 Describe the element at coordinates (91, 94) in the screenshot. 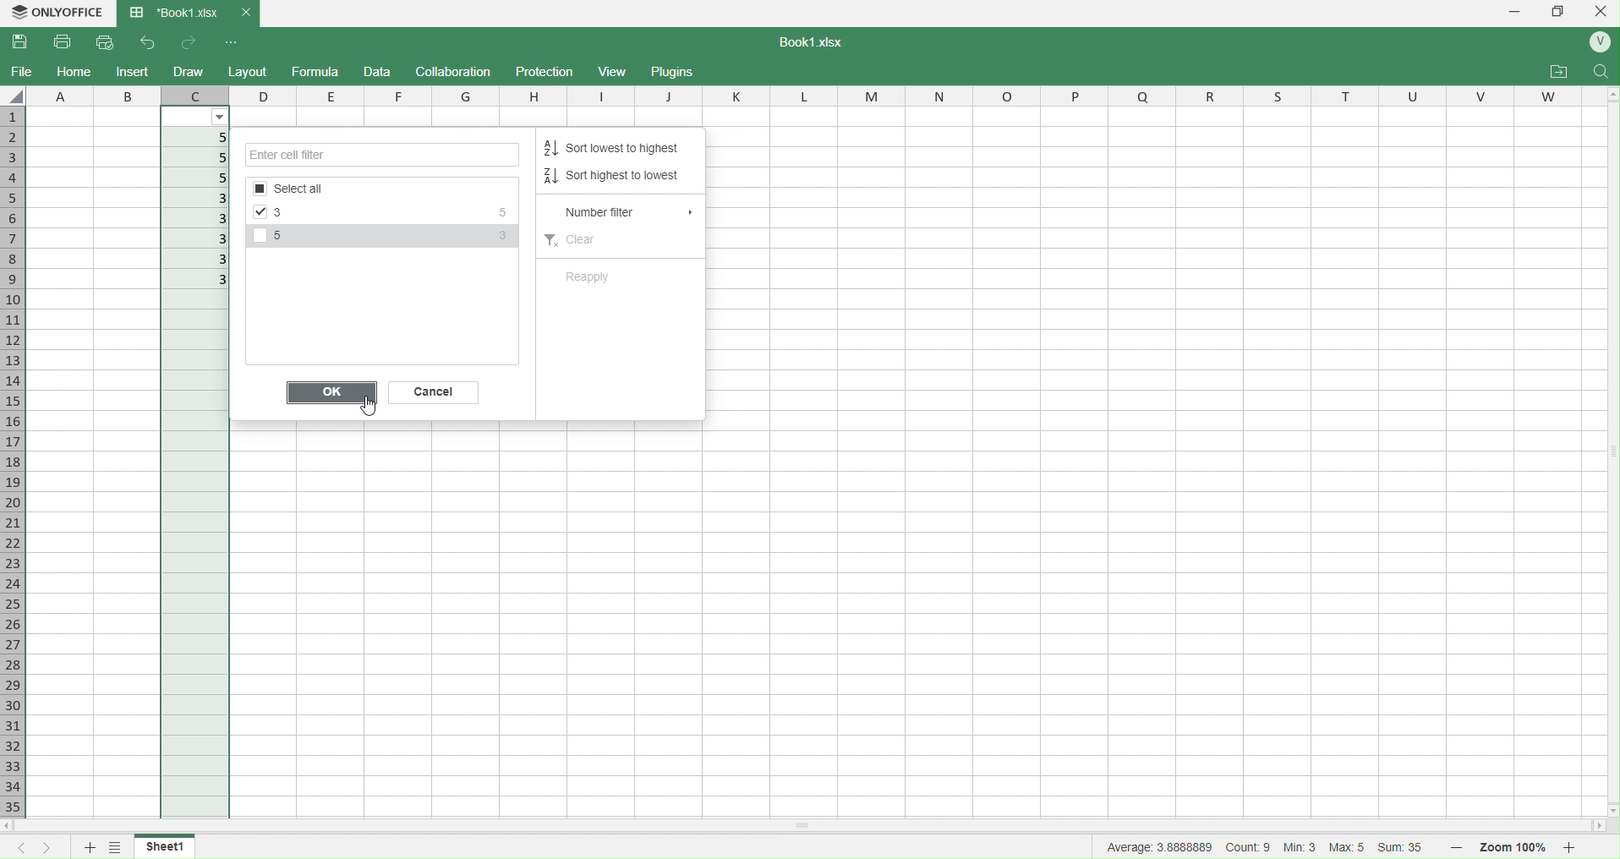

I see `columns` at that location.